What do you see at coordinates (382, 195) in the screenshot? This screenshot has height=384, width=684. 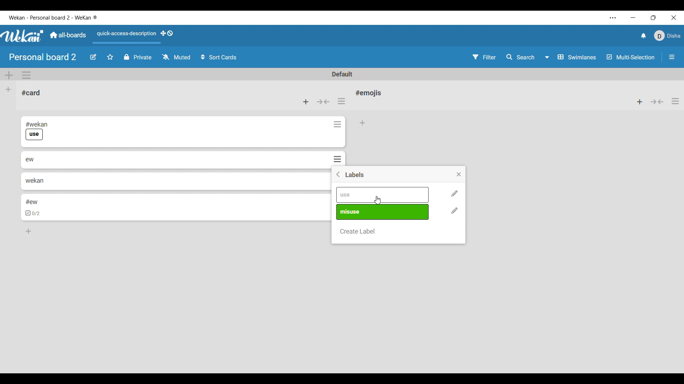 I see `Pre-existing labels differentiated by name and color` at bounding box center [382, 195].